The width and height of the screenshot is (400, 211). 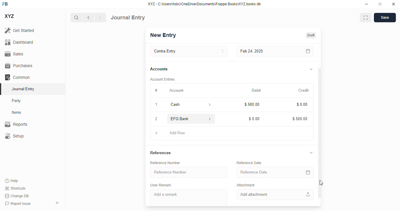 What do you see at coordinates (246, 186) in the screenshot?
I see `attachment` at bounding box center [246, 186].